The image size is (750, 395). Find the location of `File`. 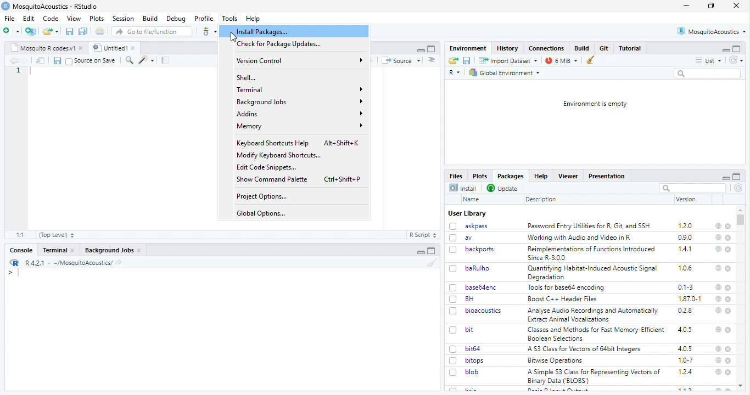

File is located at coordinates (10, 19).